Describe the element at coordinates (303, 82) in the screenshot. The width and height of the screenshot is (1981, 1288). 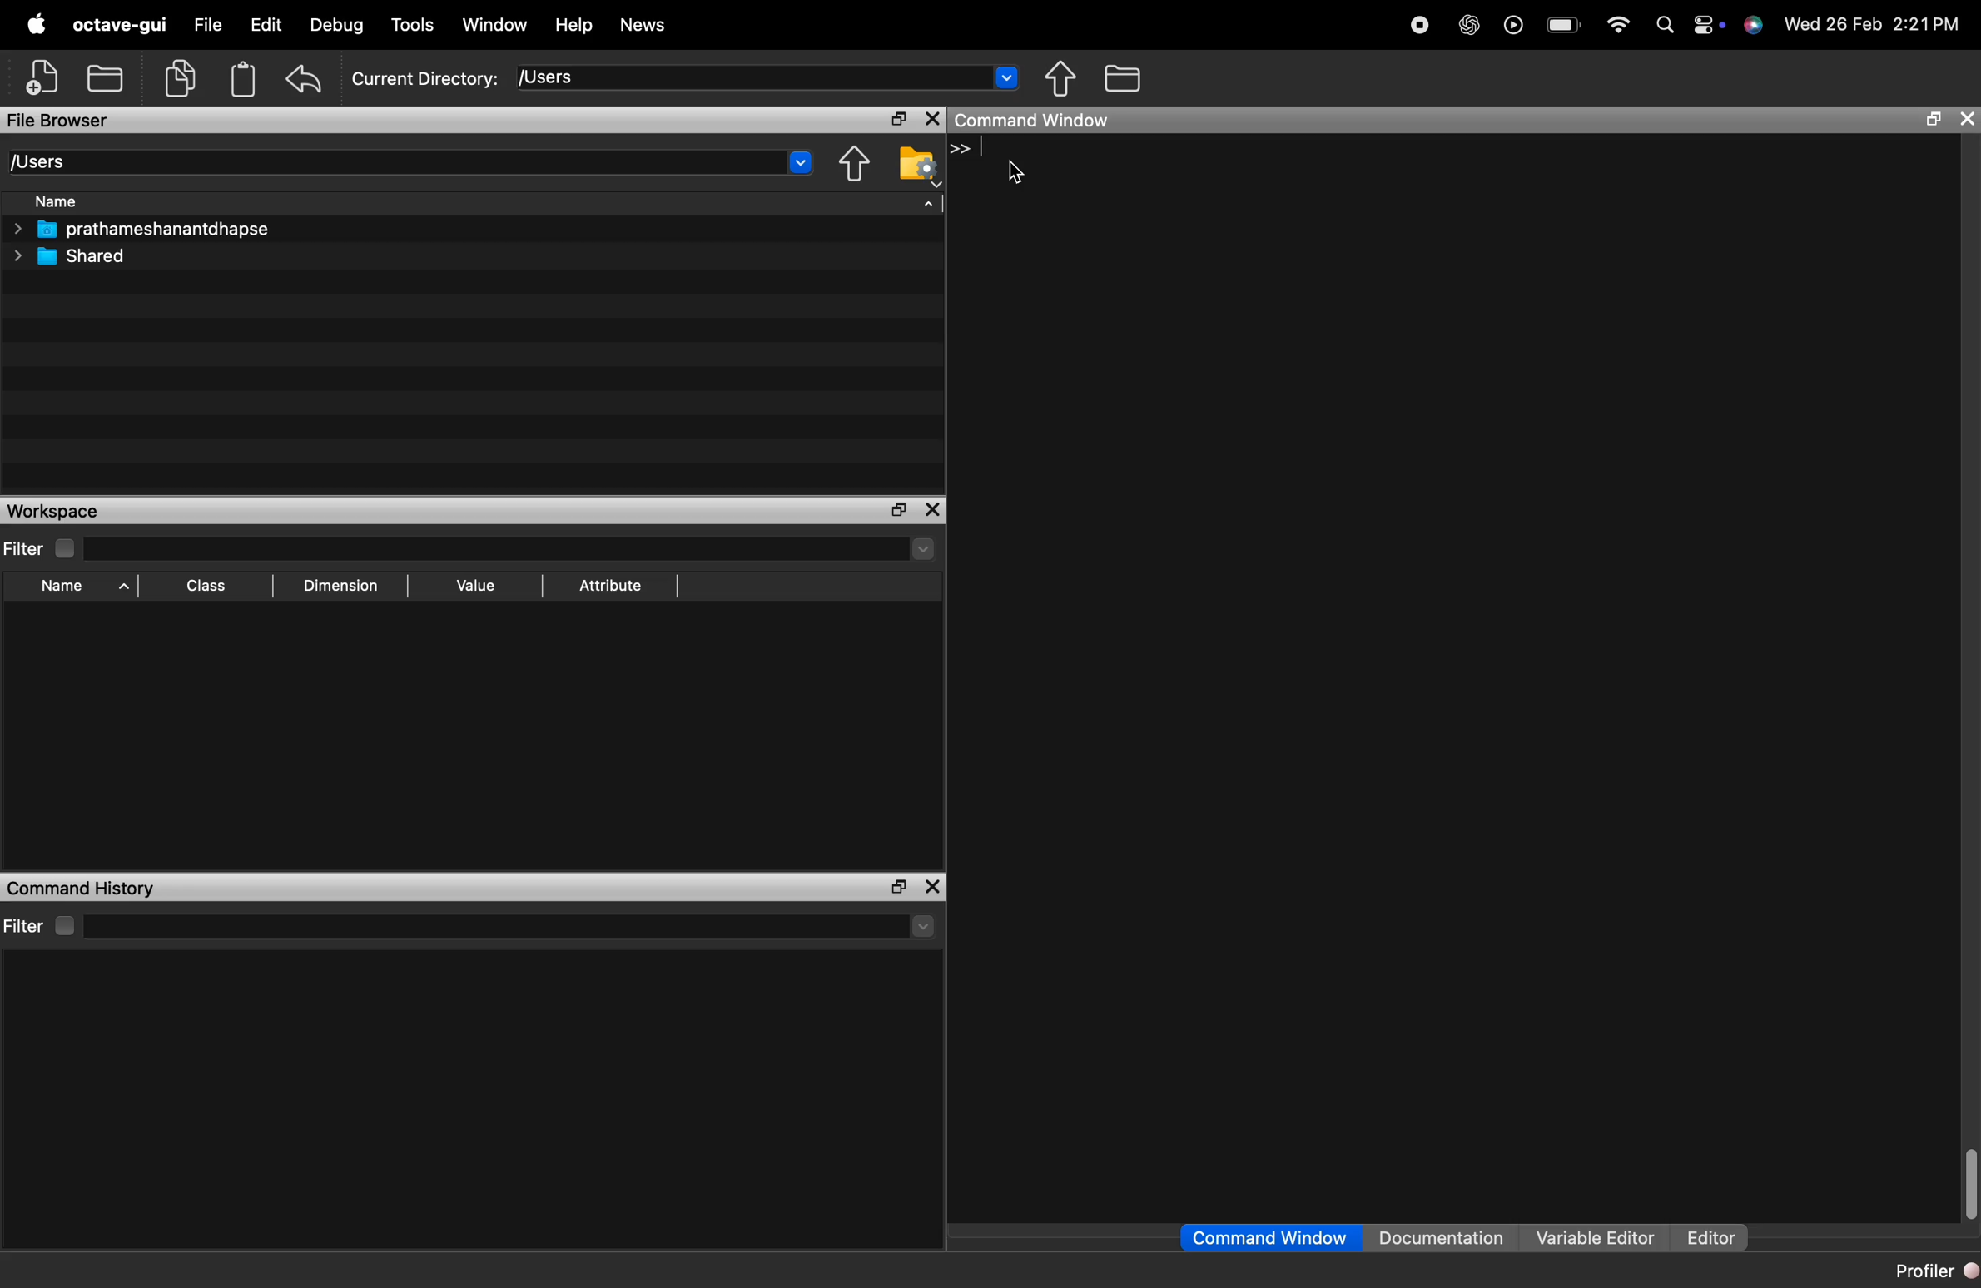
I see `undo` at that location.